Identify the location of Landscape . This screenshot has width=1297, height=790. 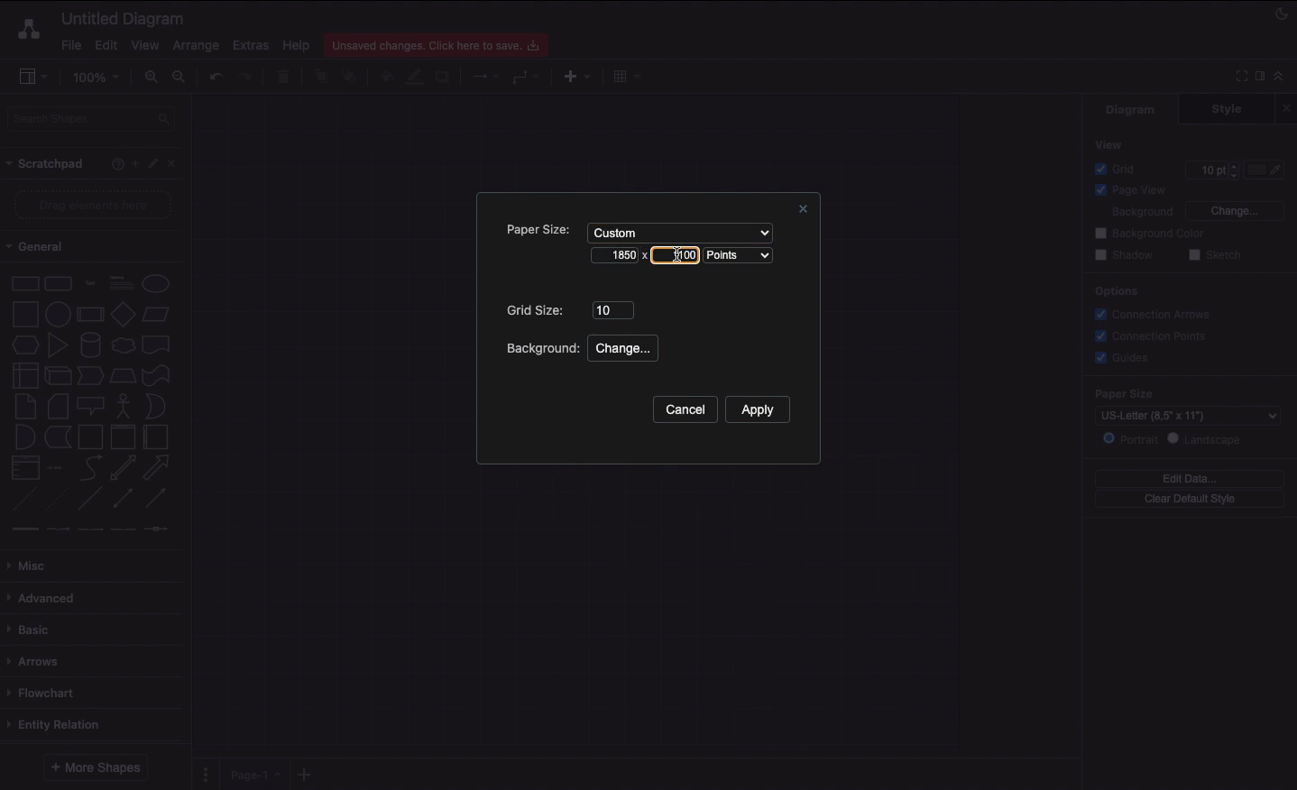
(1208, 439).